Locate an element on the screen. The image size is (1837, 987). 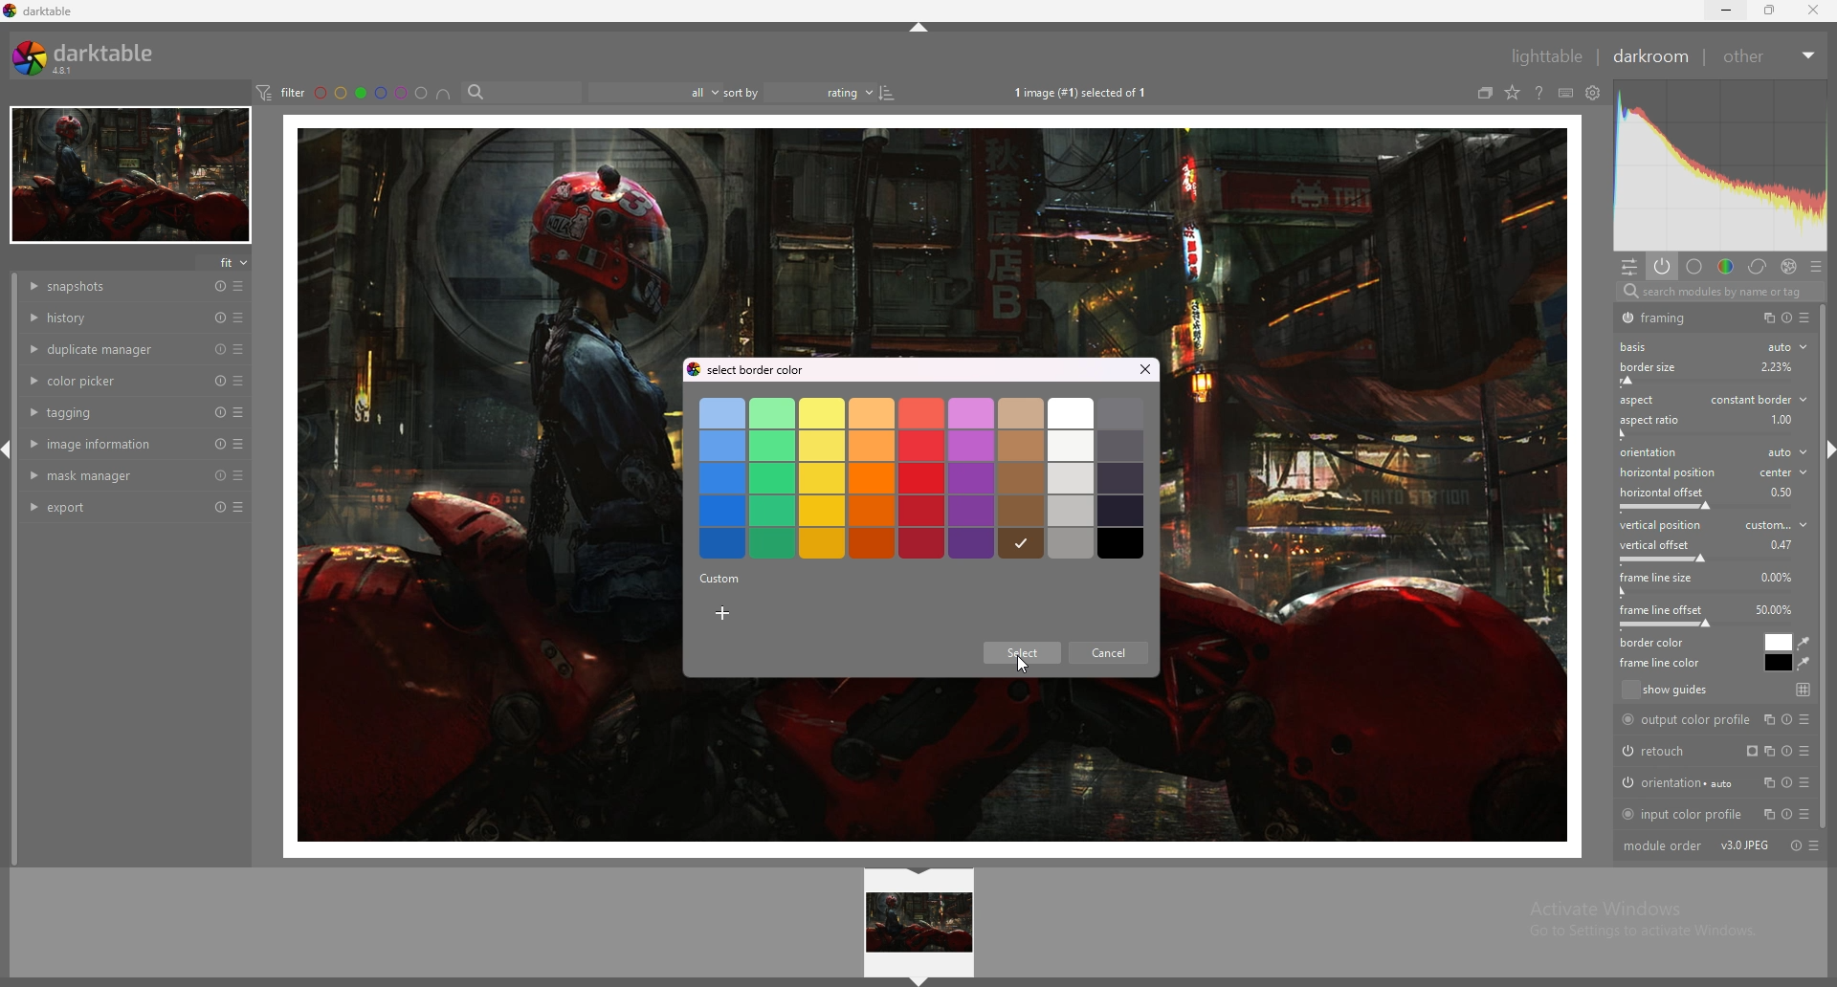
history is located at coordinates (113, 317).